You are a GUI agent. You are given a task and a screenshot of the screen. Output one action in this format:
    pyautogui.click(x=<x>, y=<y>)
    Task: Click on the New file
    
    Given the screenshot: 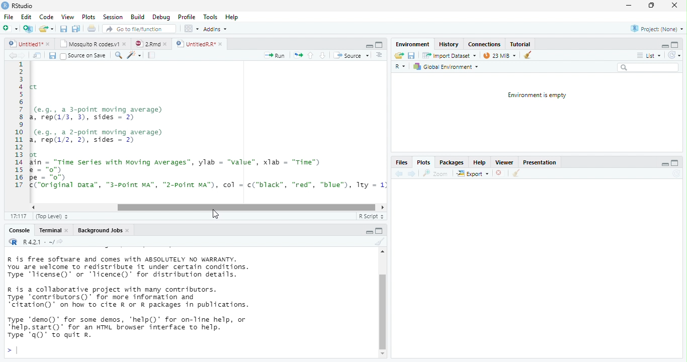 What is the action you would take?
    pyautogui.click(x=10, y=29)
    